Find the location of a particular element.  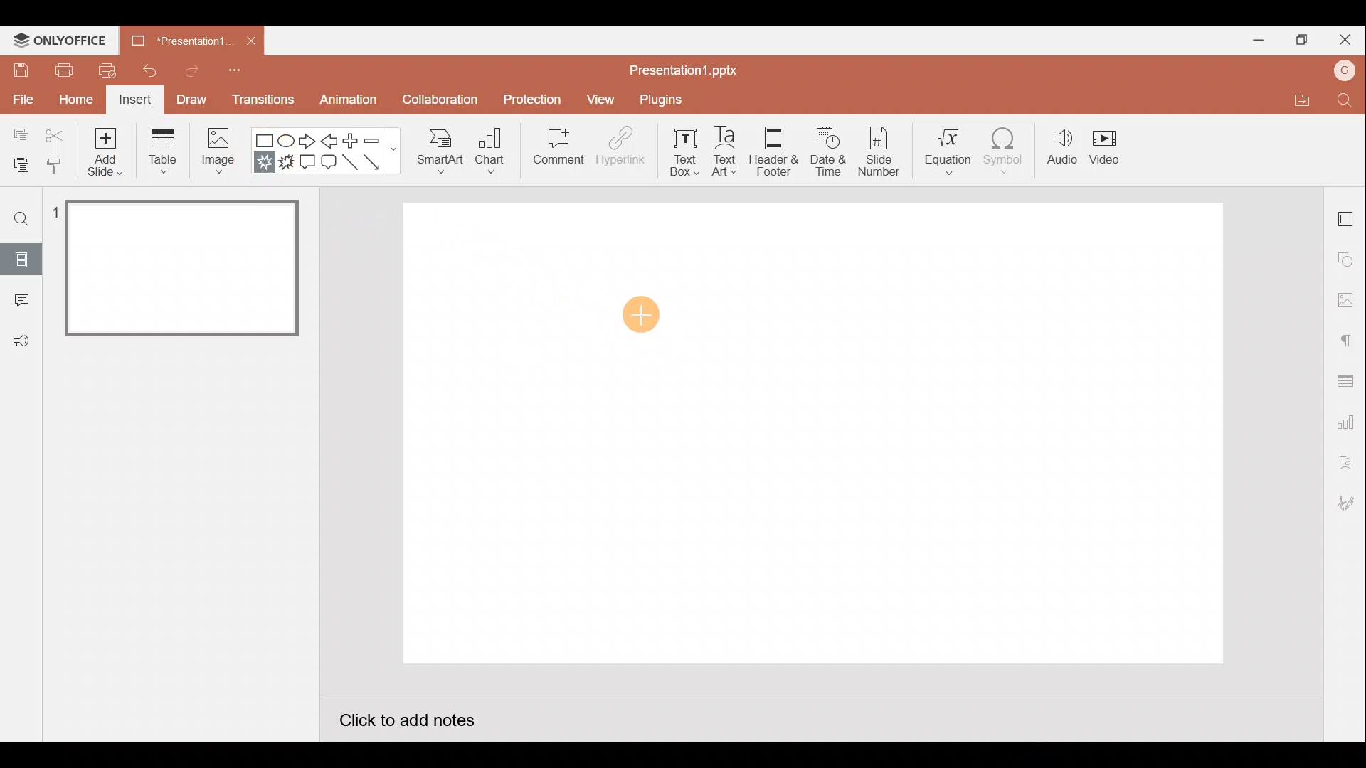

Quick print is located at coordinates (106, 70).